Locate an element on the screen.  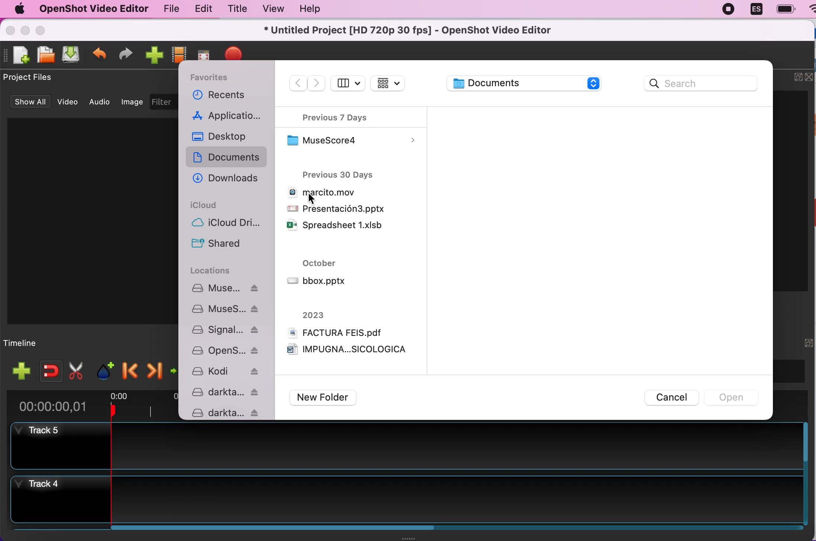
marcito.mov is located at coordinates (321, 193).